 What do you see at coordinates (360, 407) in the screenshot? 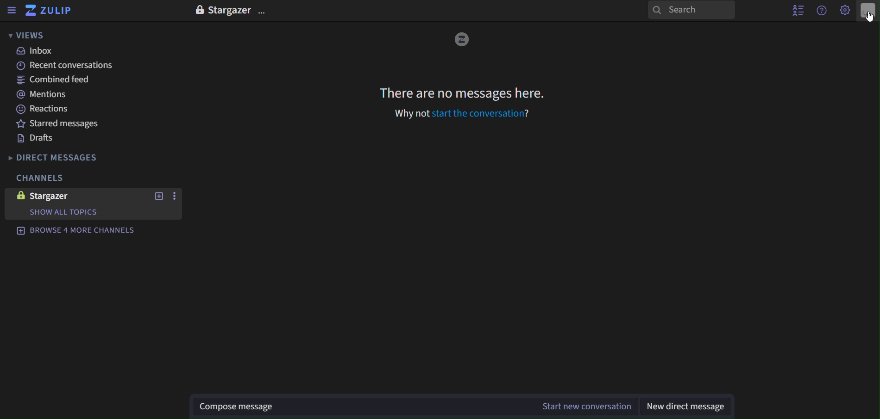
I see `Compose message` at bounding box center [360, 407].